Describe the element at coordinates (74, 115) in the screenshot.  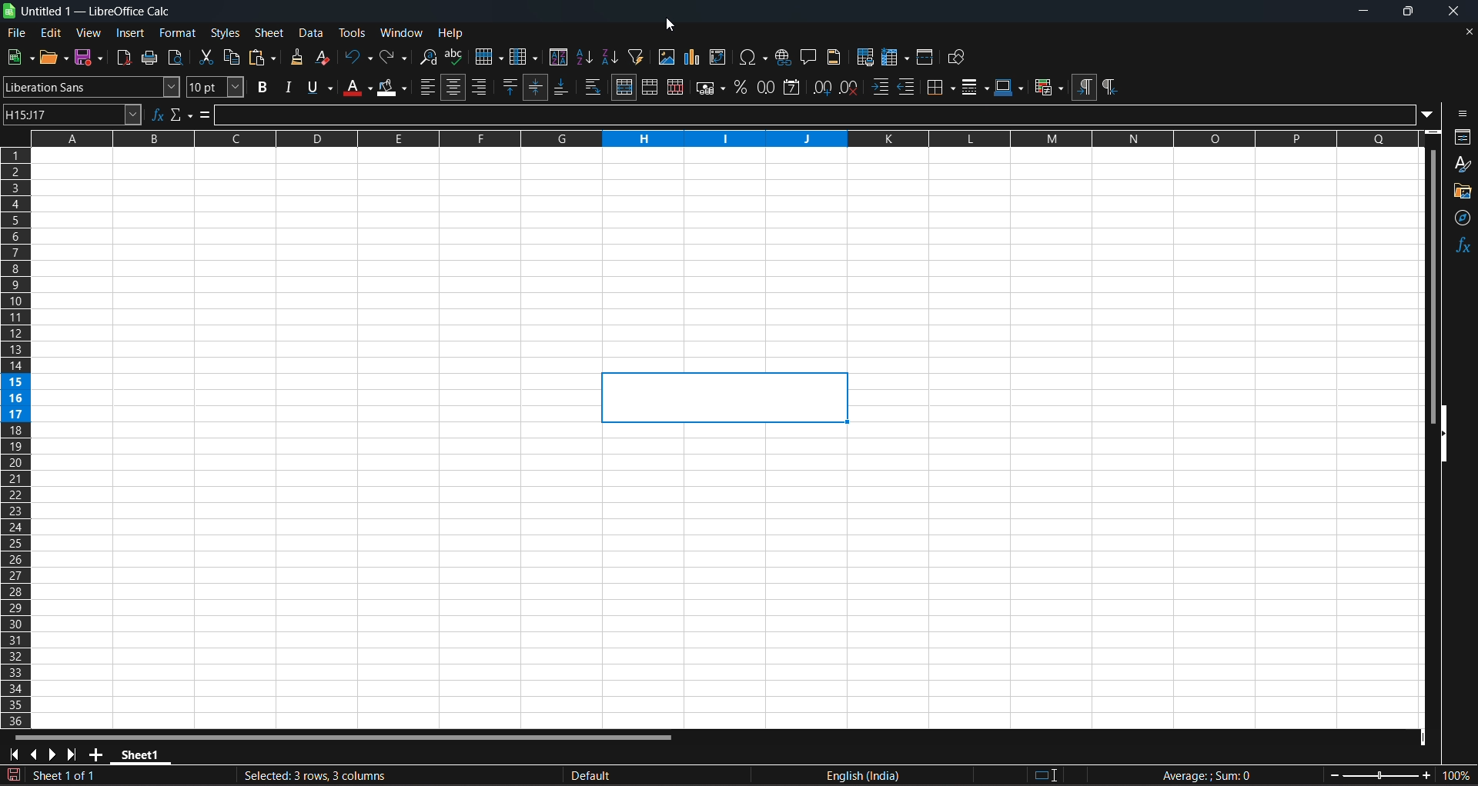
I see `name box` at that location.